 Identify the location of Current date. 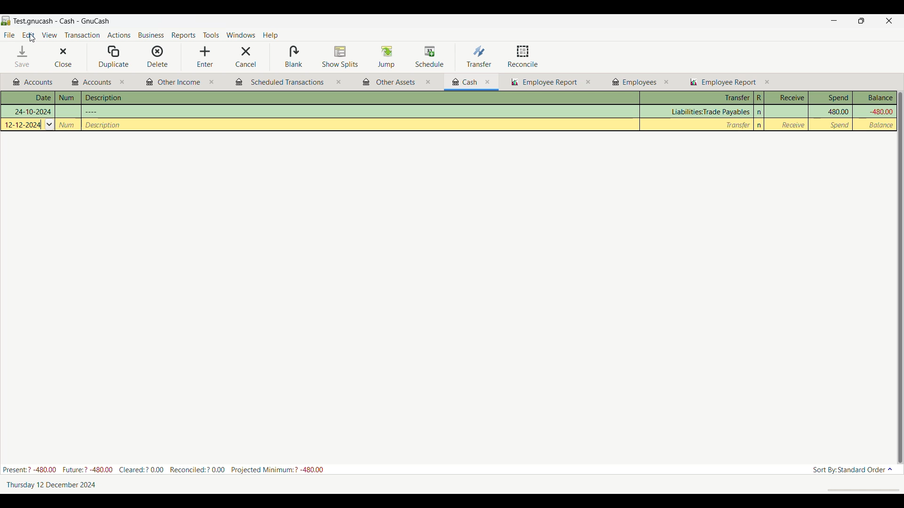
(51, 484).